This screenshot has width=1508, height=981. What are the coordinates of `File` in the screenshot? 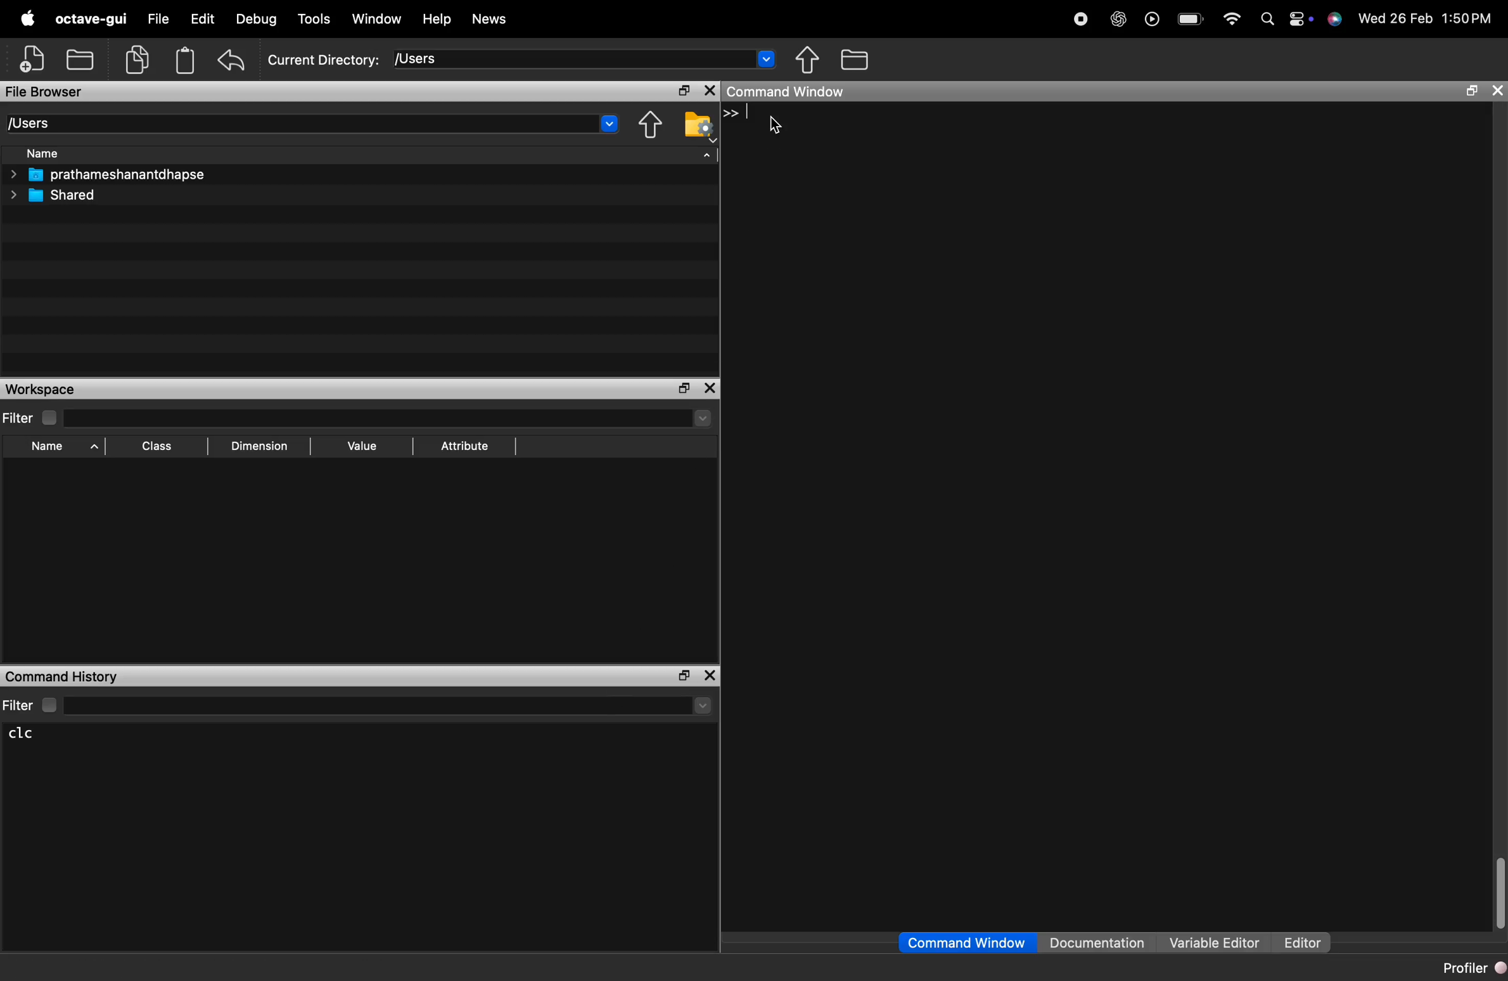 It's located at (158, 19).